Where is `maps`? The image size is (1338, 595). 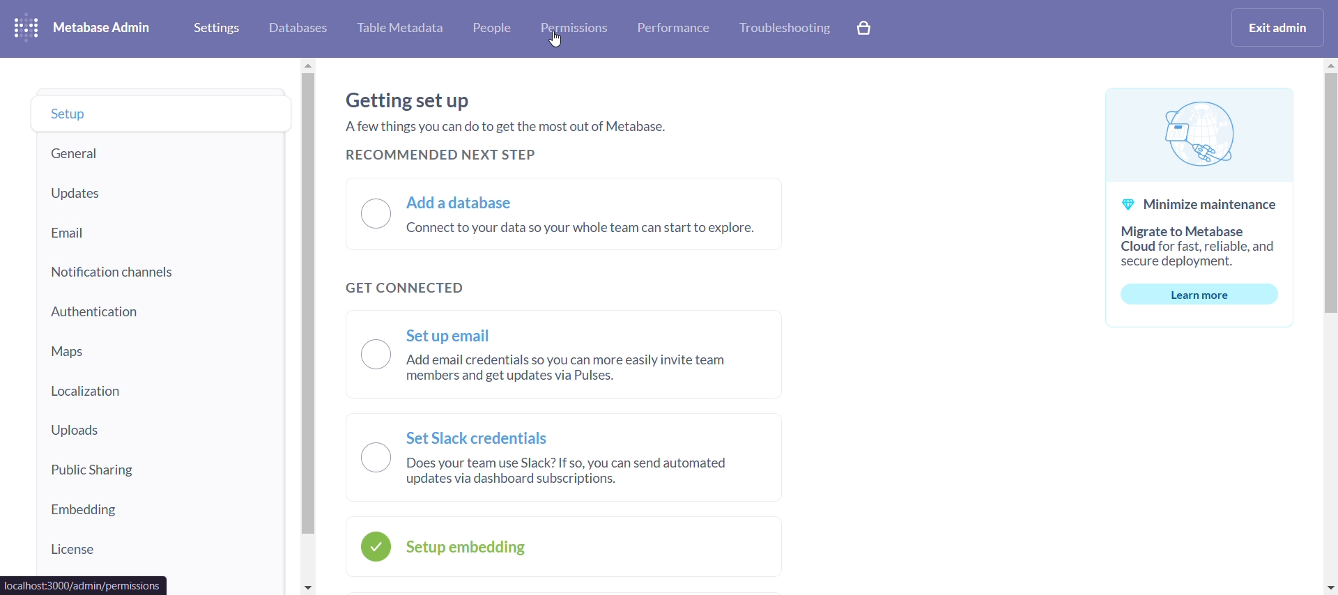
maps is located at coordinates (160, 351).